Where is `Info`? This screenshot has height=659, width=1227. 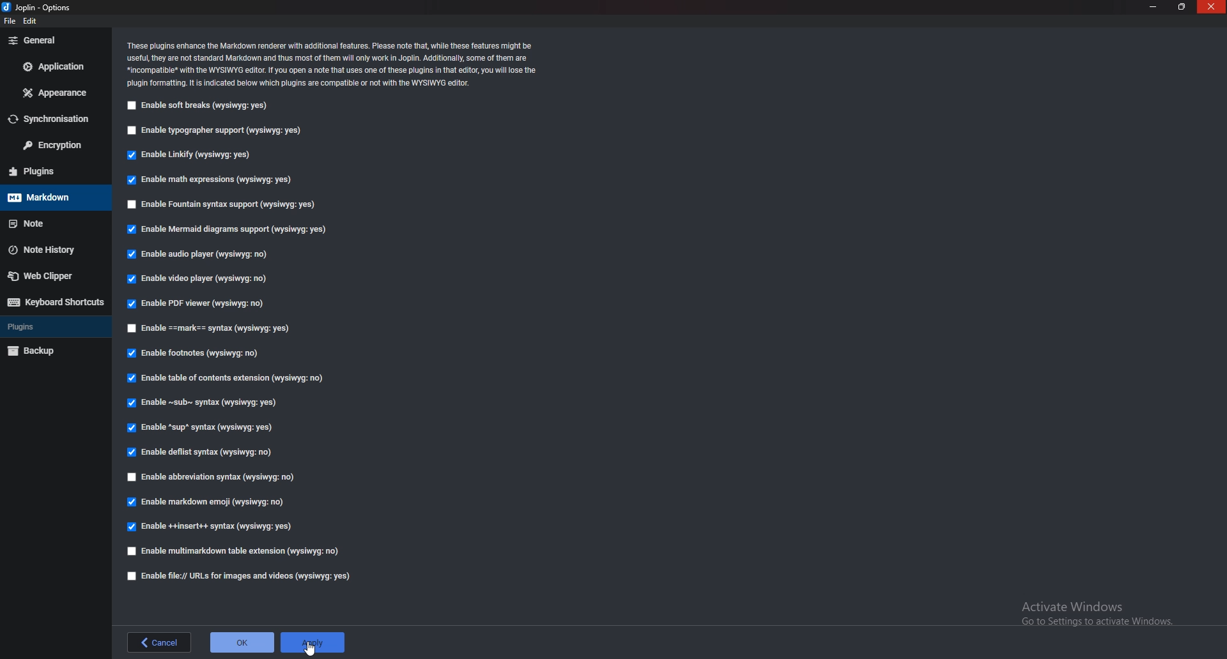
Info is located at coordinates (335, 64).